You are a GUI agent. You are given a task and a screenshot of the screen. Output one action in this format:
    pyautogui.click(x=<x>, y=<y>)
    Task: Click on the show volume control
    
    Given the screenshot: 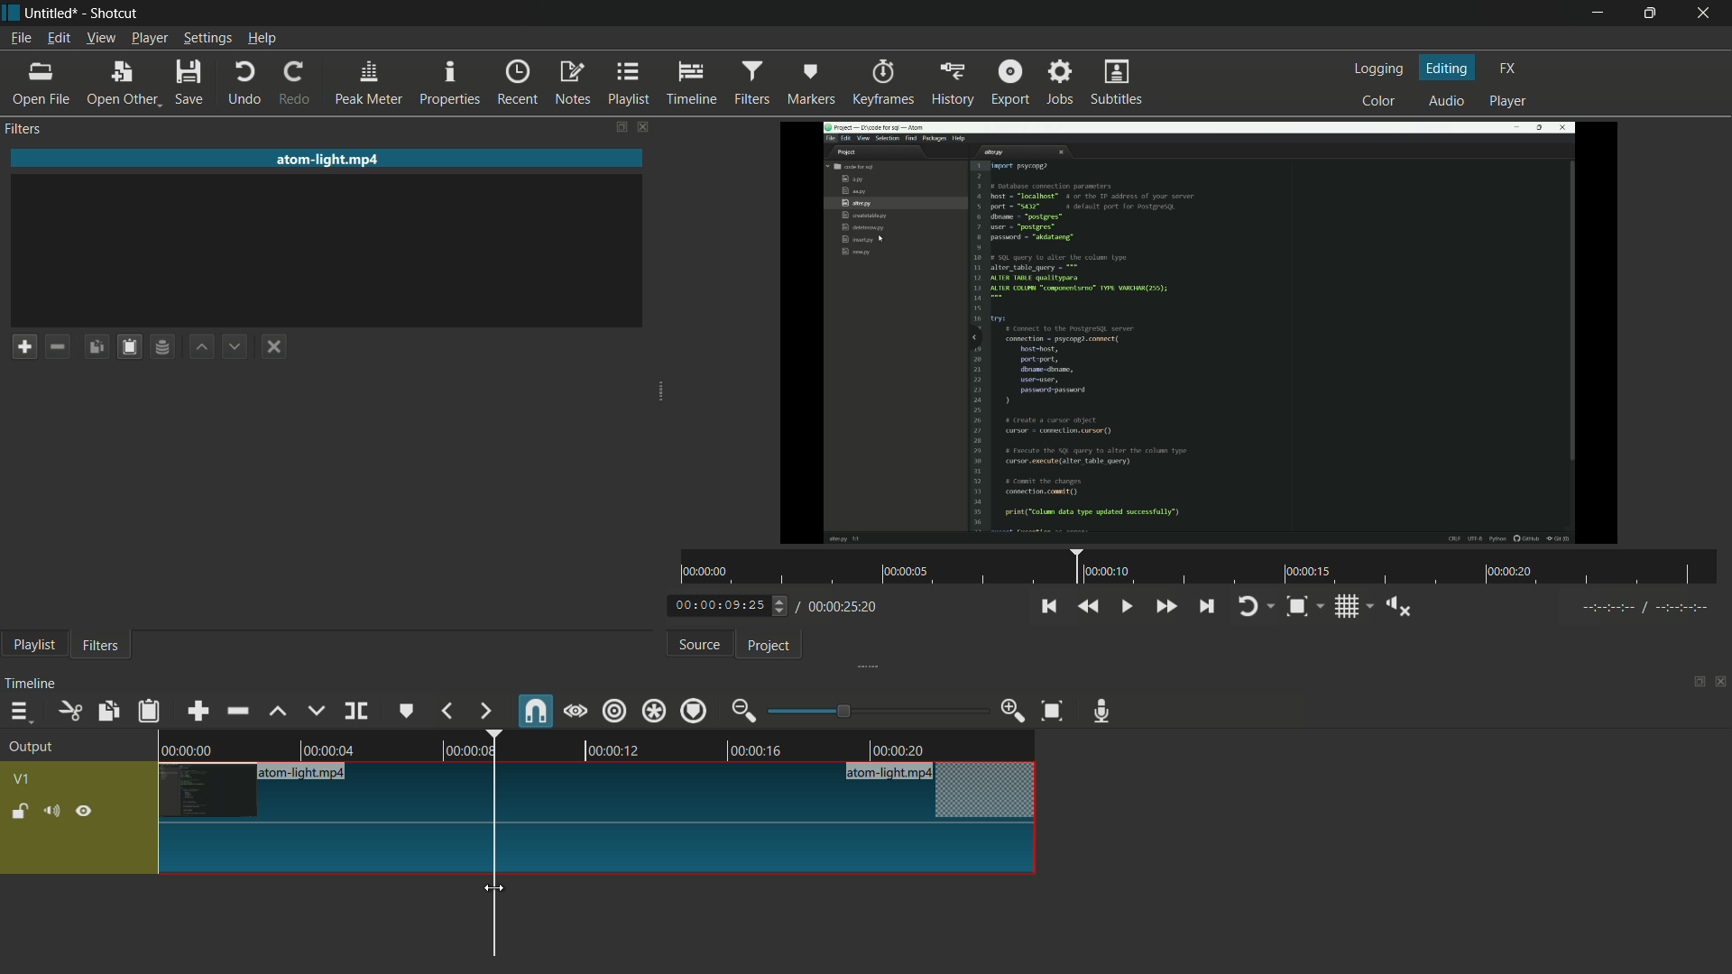 What is the action you would take?
    pyautogui.click(x=1397, y=605)
    